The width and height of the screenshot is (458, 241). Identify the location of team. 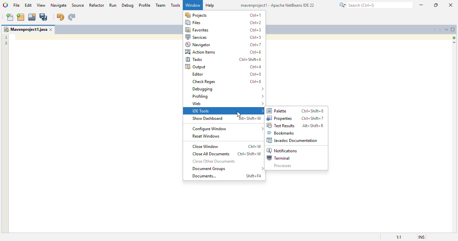
(161, 5).